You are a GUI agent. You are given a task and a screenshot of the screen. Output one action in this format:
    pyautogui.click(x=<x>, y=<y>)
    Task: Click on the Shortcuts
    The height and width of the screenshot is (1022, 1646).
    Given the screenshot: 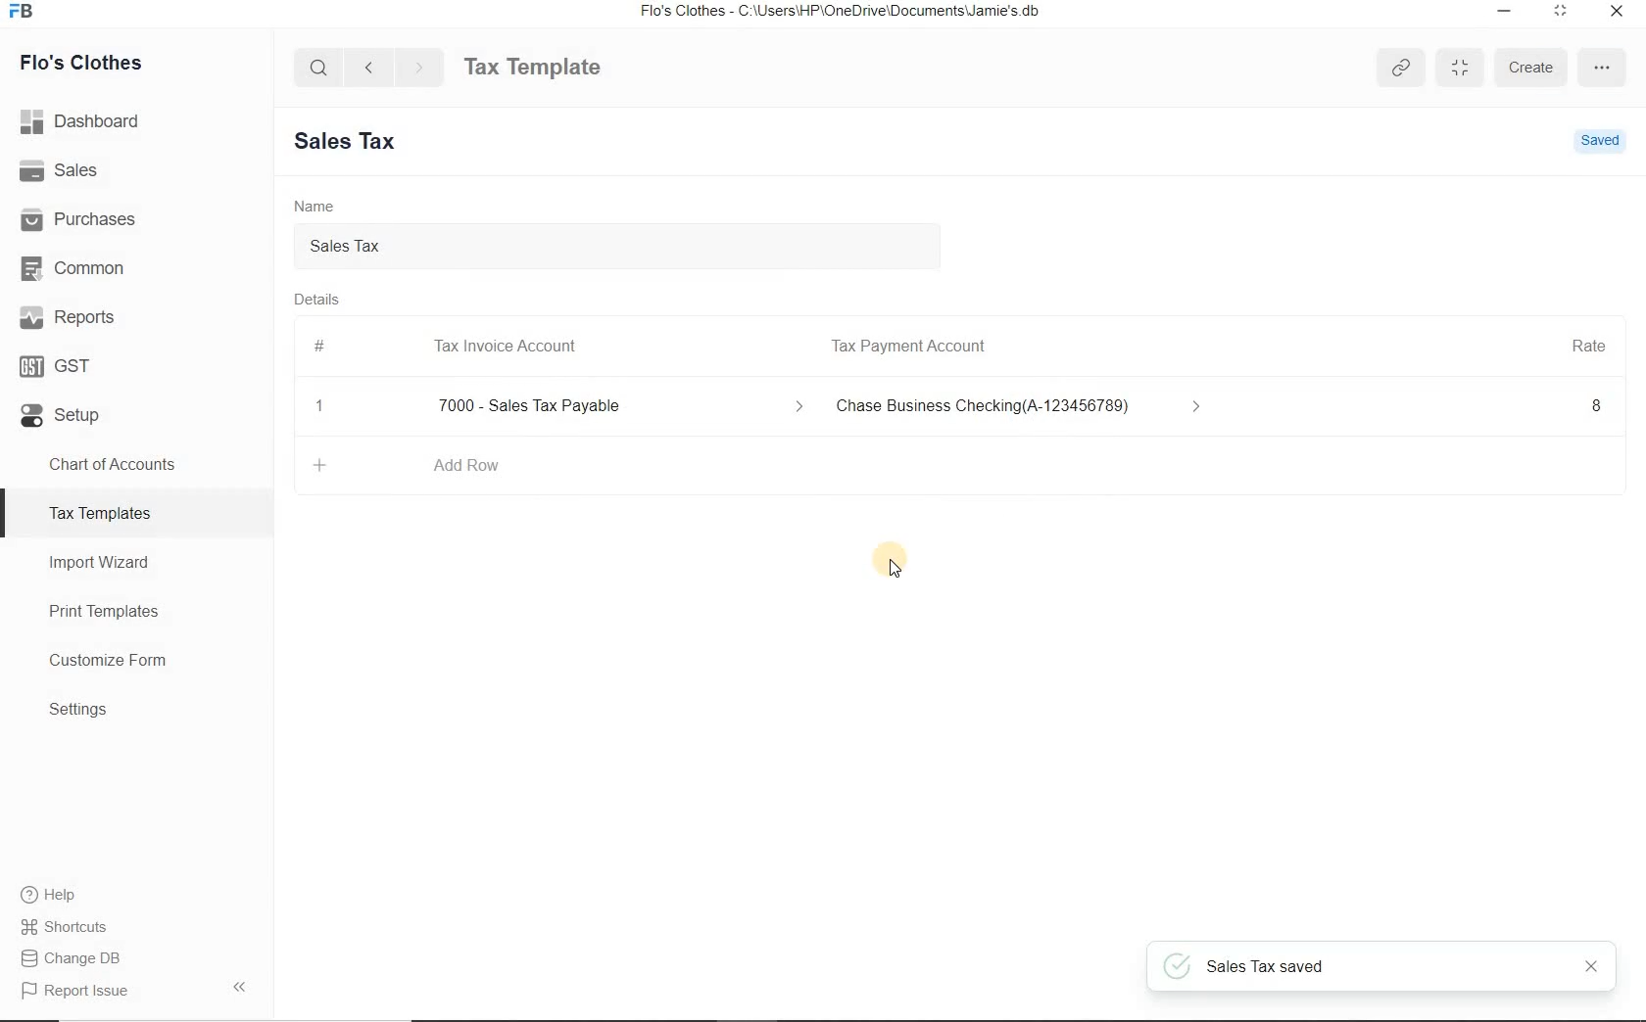 What is the action you would take?
    pyautogui.click(x=137, y=927)
    